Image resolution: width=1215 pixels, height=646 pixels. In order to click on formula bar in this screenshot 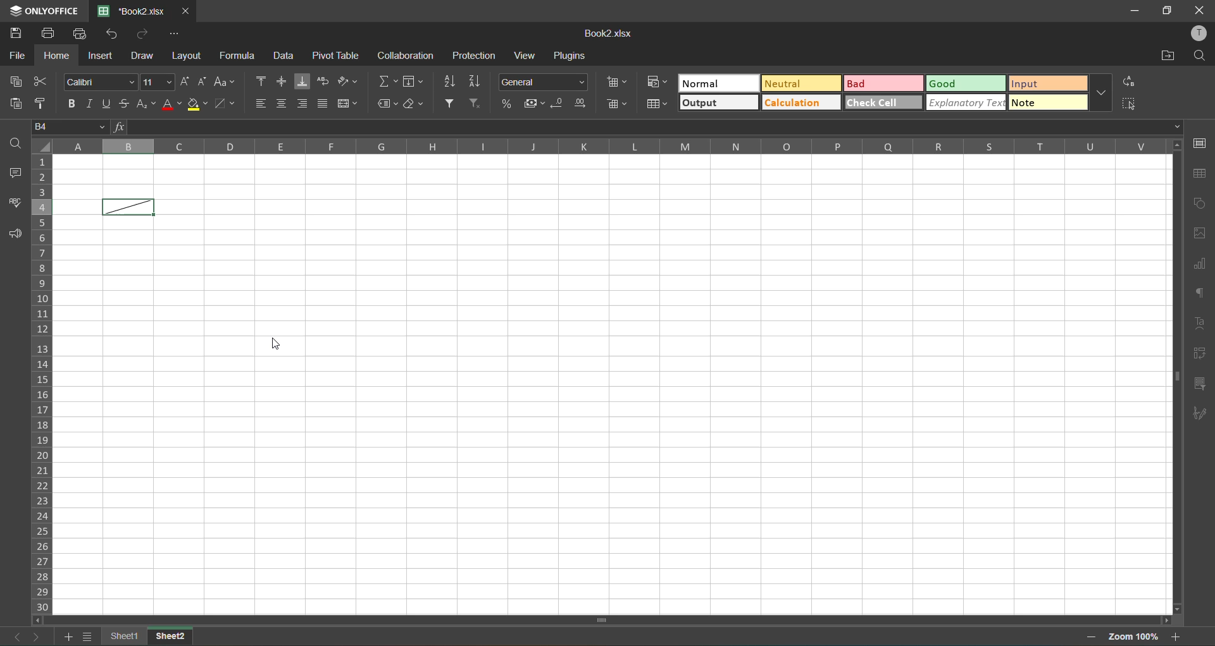, I will do `click(638, 126)`.